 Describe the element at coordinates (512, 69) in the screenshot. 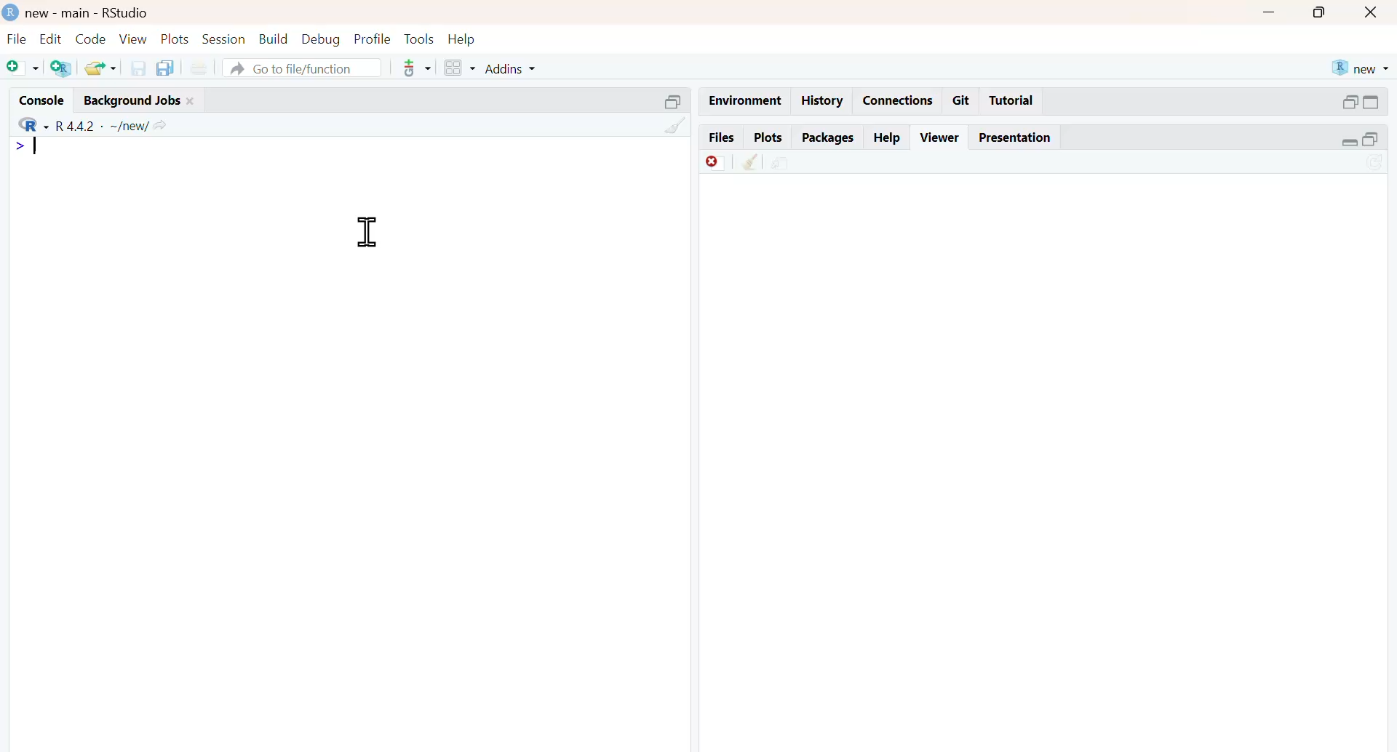

I see `addins` at that location.